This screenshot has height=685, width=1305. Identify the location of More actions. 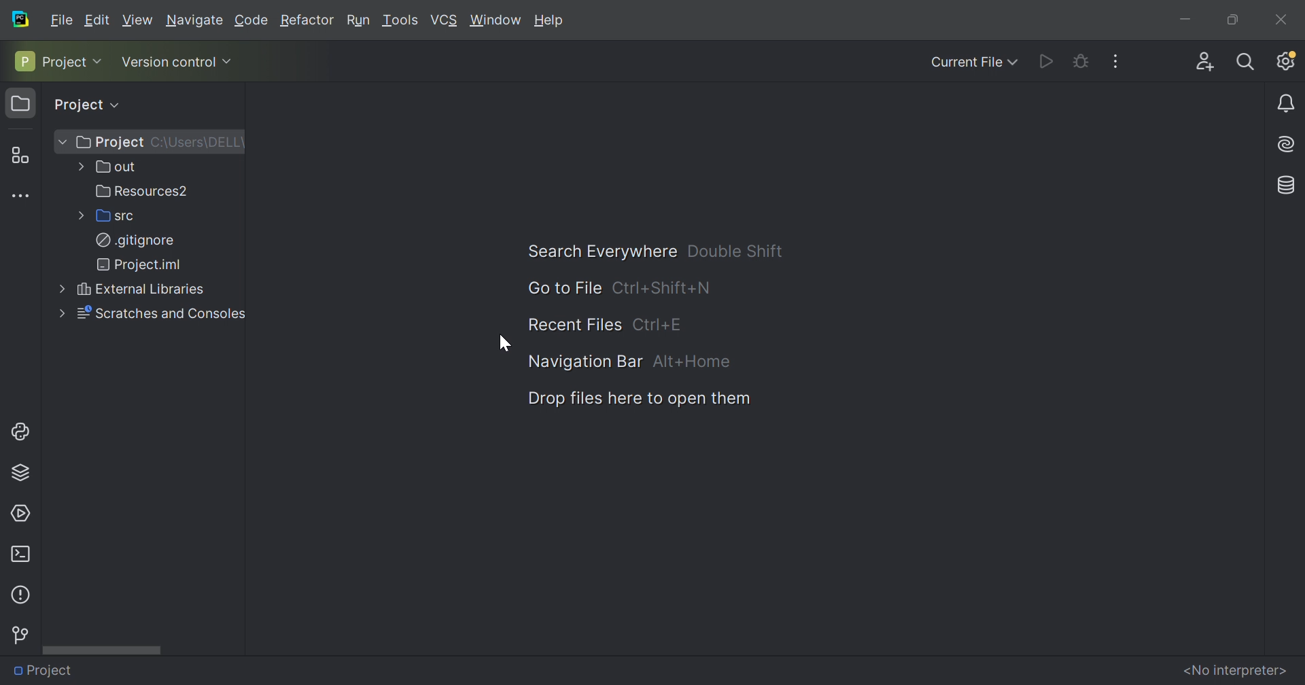
(1122, 60).